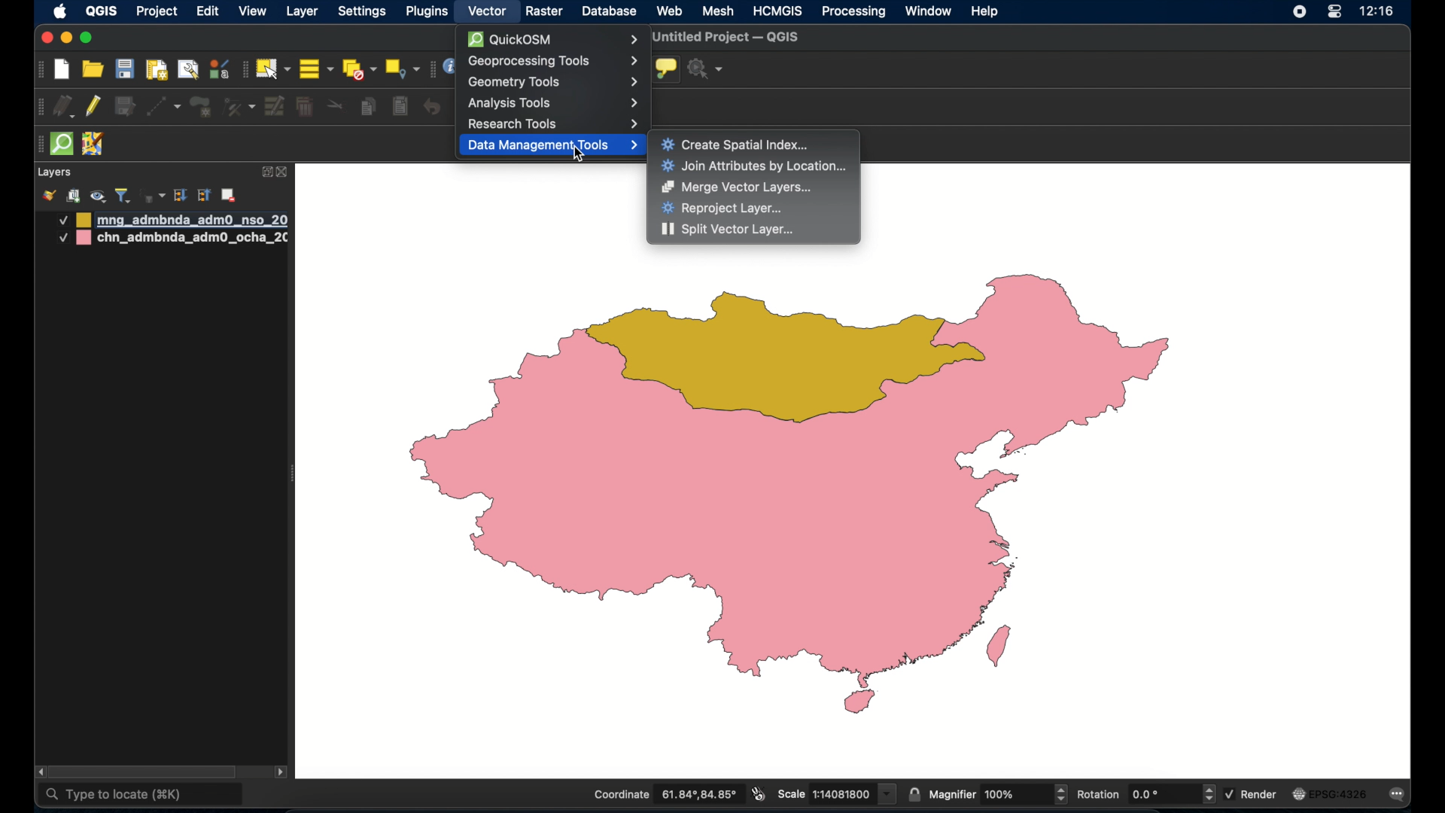  Describe the element at coordinates (368, 108) in the screenshot. I see `copy features` at that location.